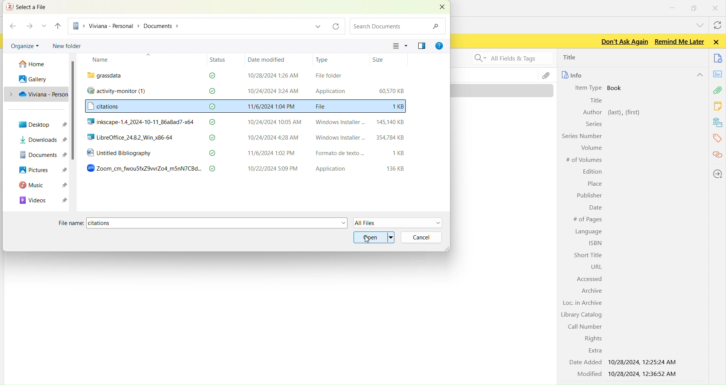 The height and width of the screenshot is (385, 726). Describe the element at coordinates (36, 184) in the screenshot. I see `MUSIC` at that location.